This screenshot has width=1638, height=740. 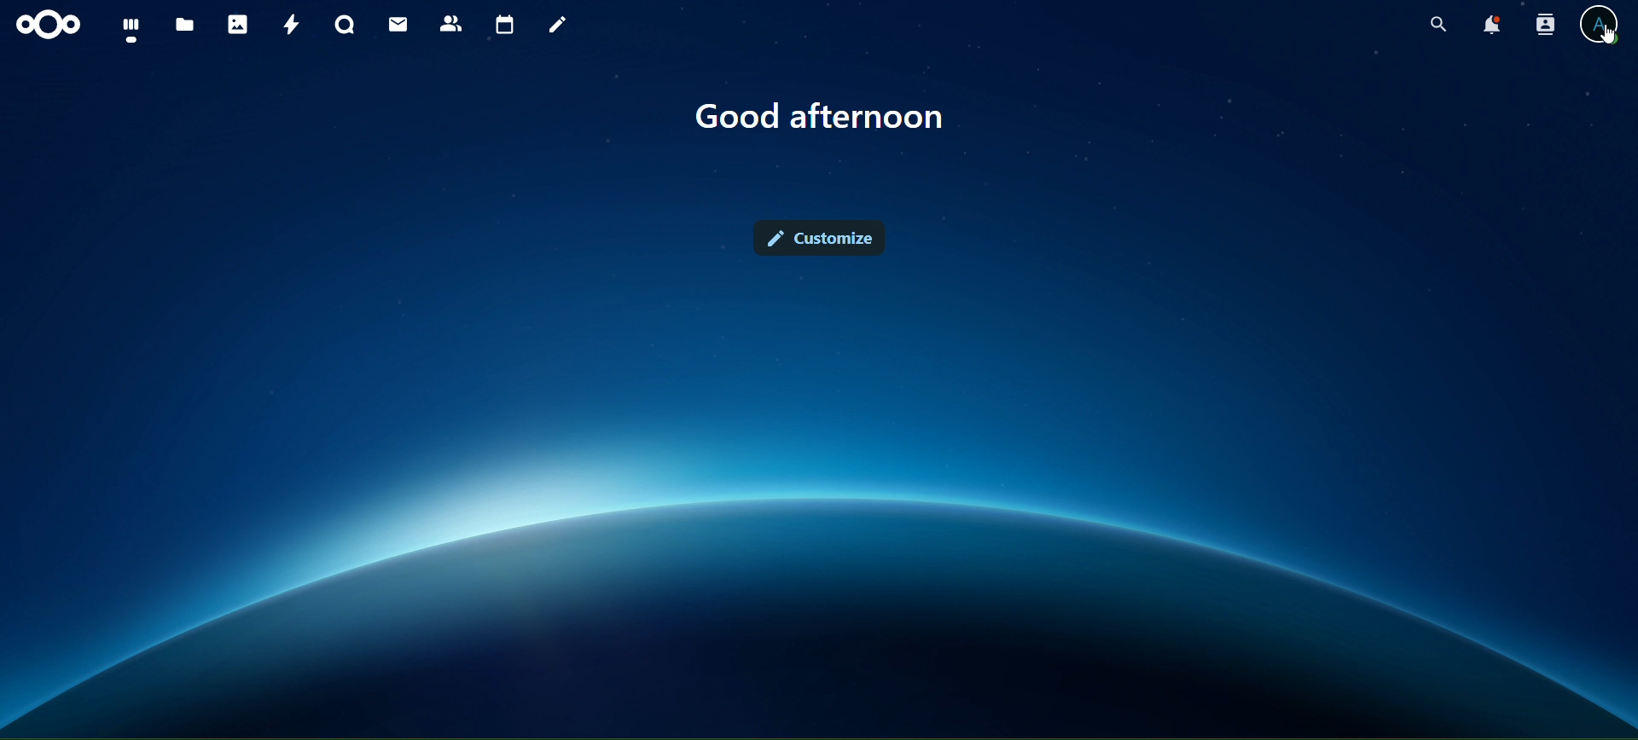 What do you see at coordinates (186, 23) in the screenshot?
I see `files` at bounding box center [186, 23].